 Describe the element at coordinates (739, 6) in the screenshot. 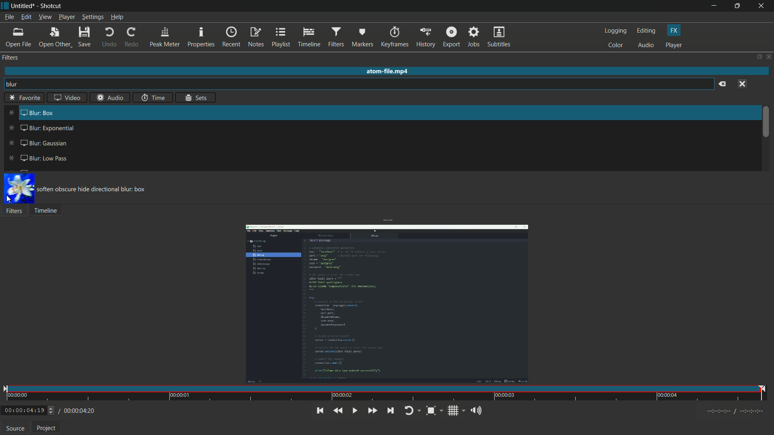

I see `maximize` at that location.